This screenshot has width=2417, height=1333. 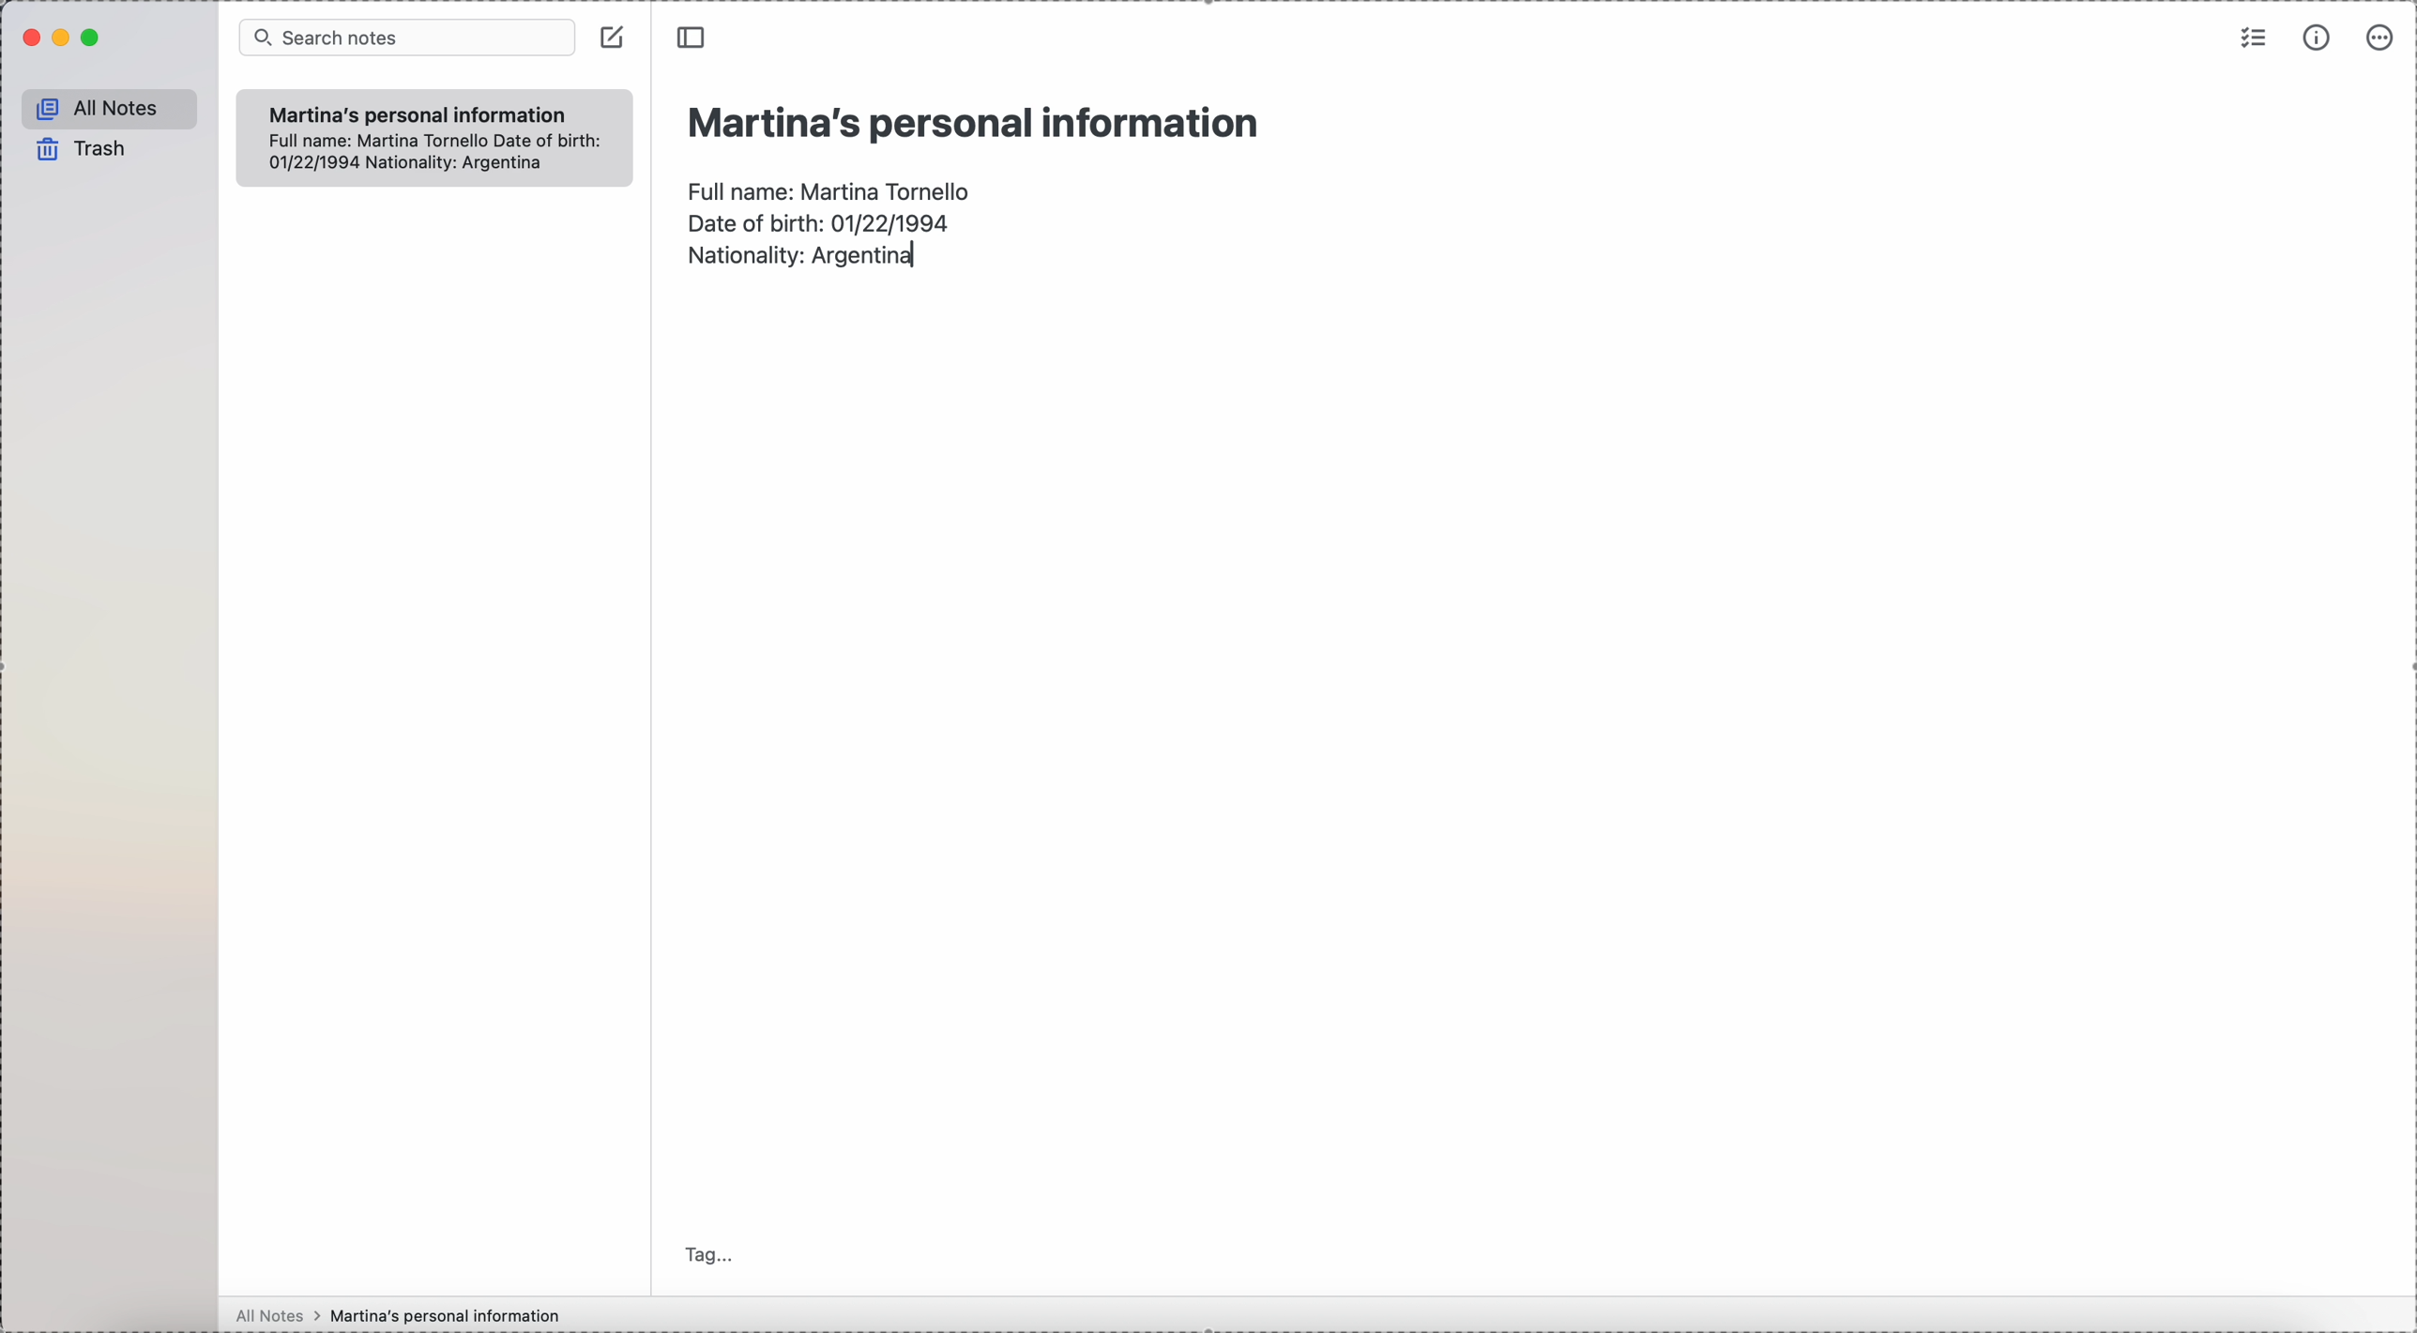 I want to click on tag, so click(x=708, y=1254).